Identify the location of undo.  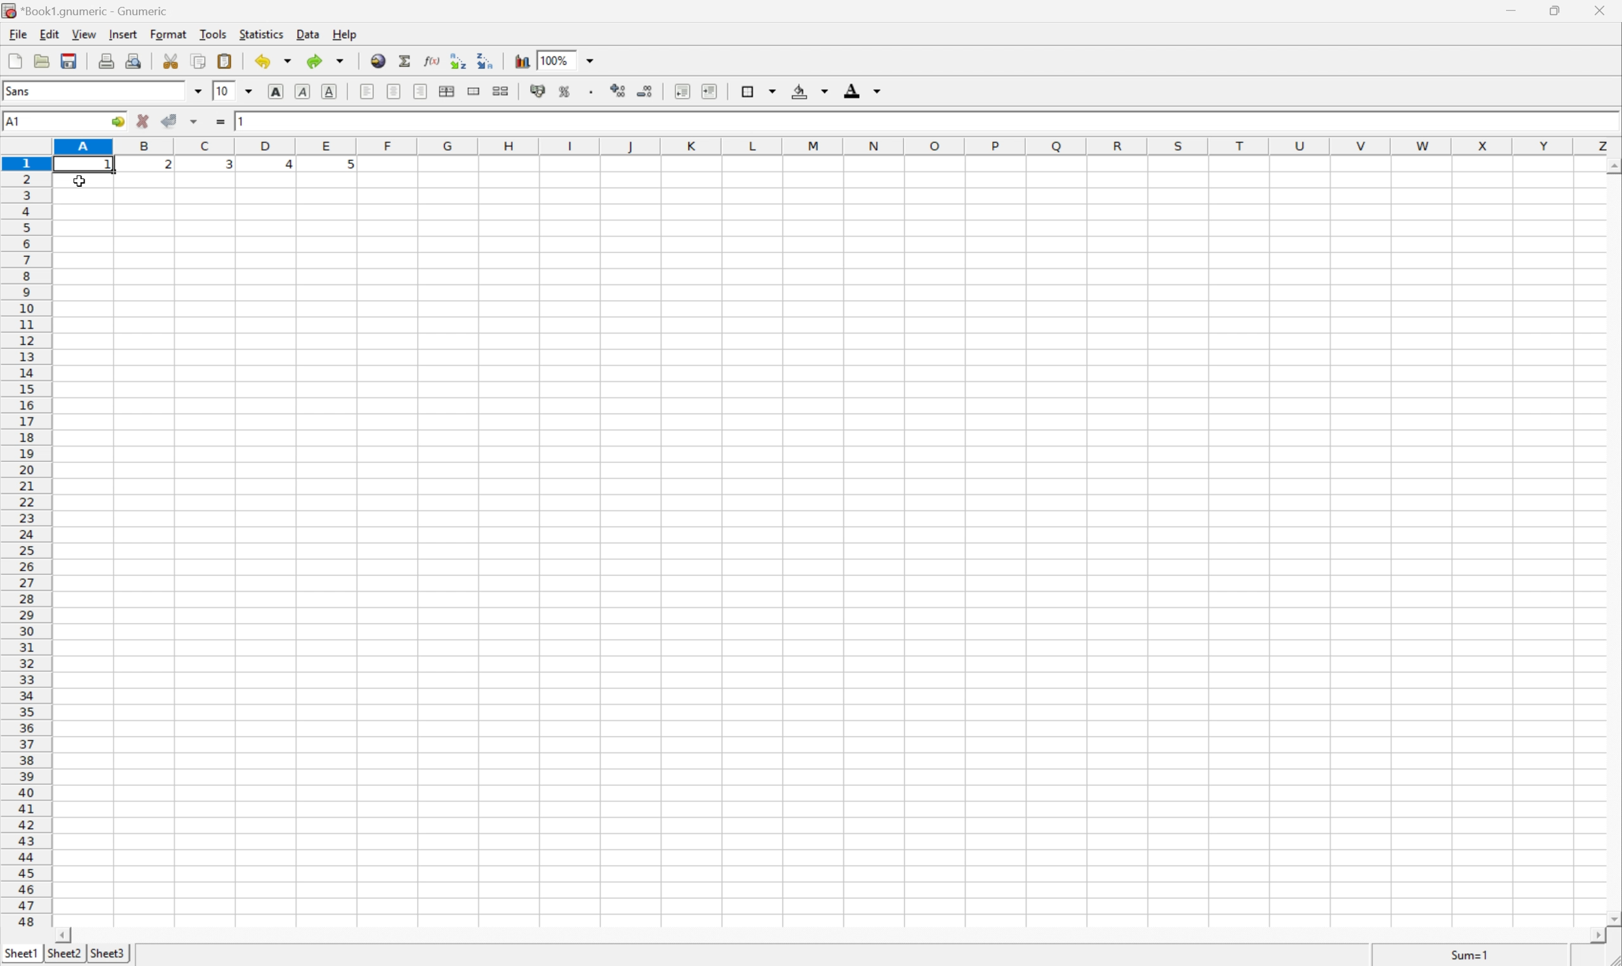
(274, 60).